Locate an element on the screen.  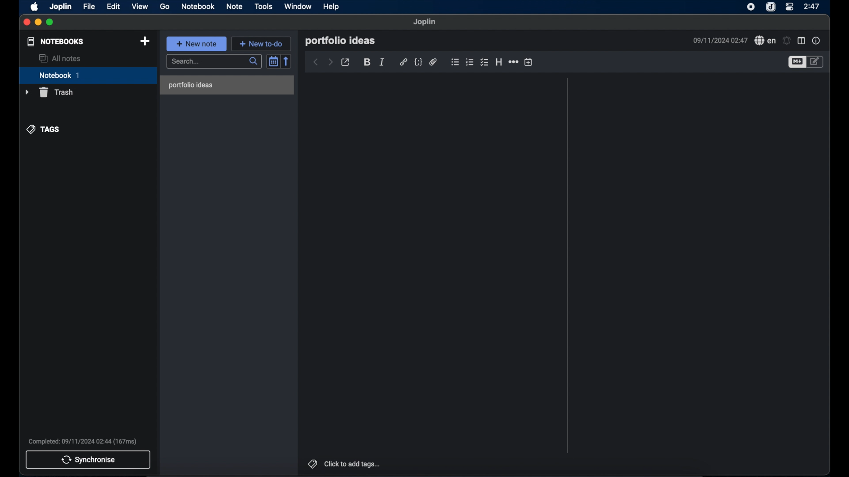
view is located at coordinates (141, 6).